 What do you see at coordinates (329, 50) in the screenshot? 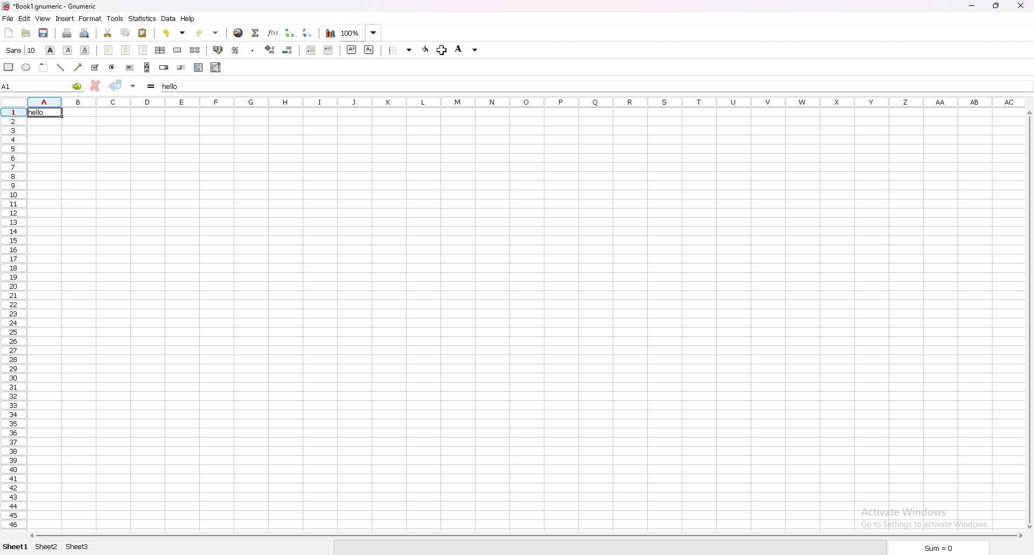
I see `increase indent` at bounding box center [329, 50].